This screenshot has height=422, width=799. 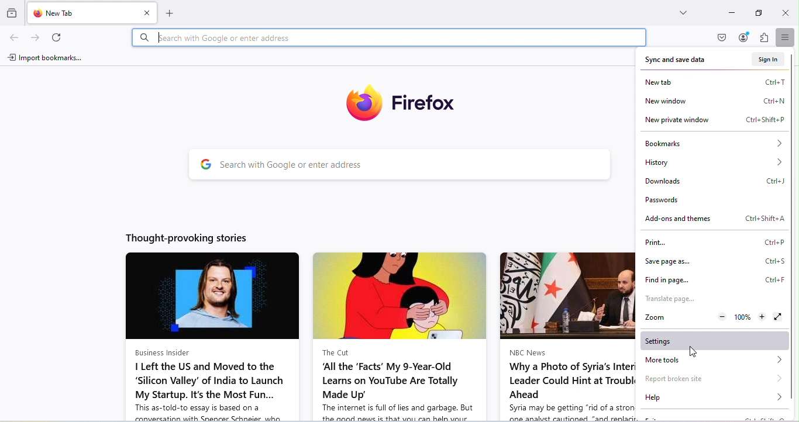 What do you see at coordinates (712, 359) in the screenshot?
I see `More tools` at bounding box center [712, 359].